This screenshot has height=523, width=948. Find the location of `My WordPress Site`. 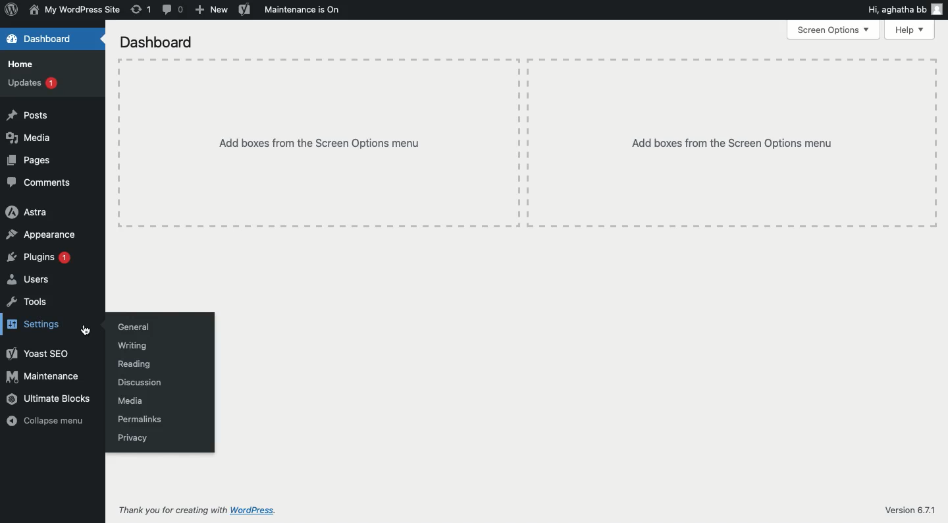

My WordPress Site is located at coordinates (73, 9).